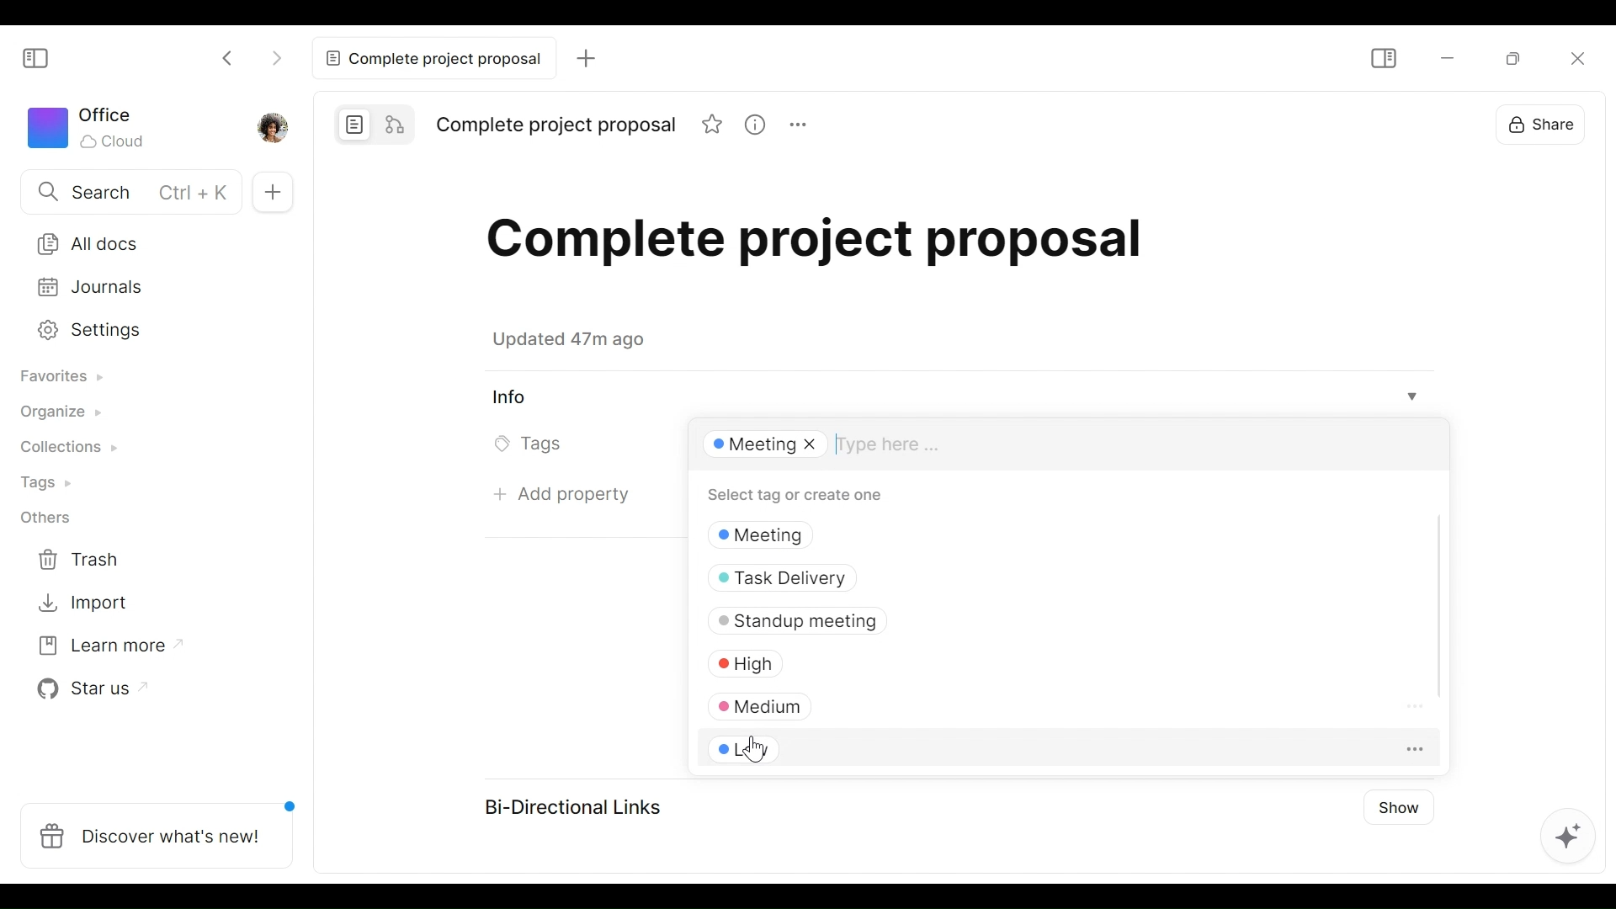 Image resolution: width=1616 pixels, height=909 pixels. What do you see at coordinates (67, 376) in the screenshot?
I see `Favorites` at bounding box center [67, 376].